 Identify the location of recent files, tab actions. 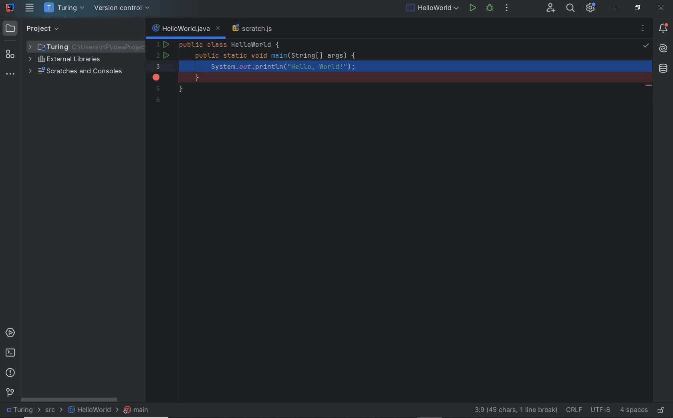
(643, 29).